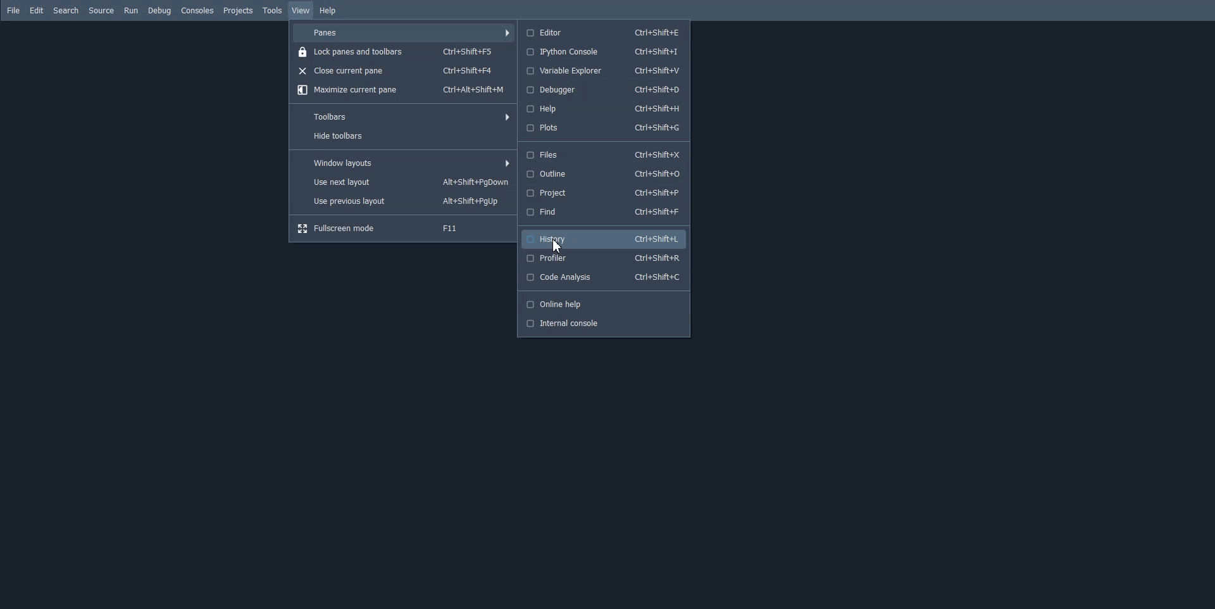 The width and height of the screenshot is (1215, 609). I want to click on Search, so click(66, 10).